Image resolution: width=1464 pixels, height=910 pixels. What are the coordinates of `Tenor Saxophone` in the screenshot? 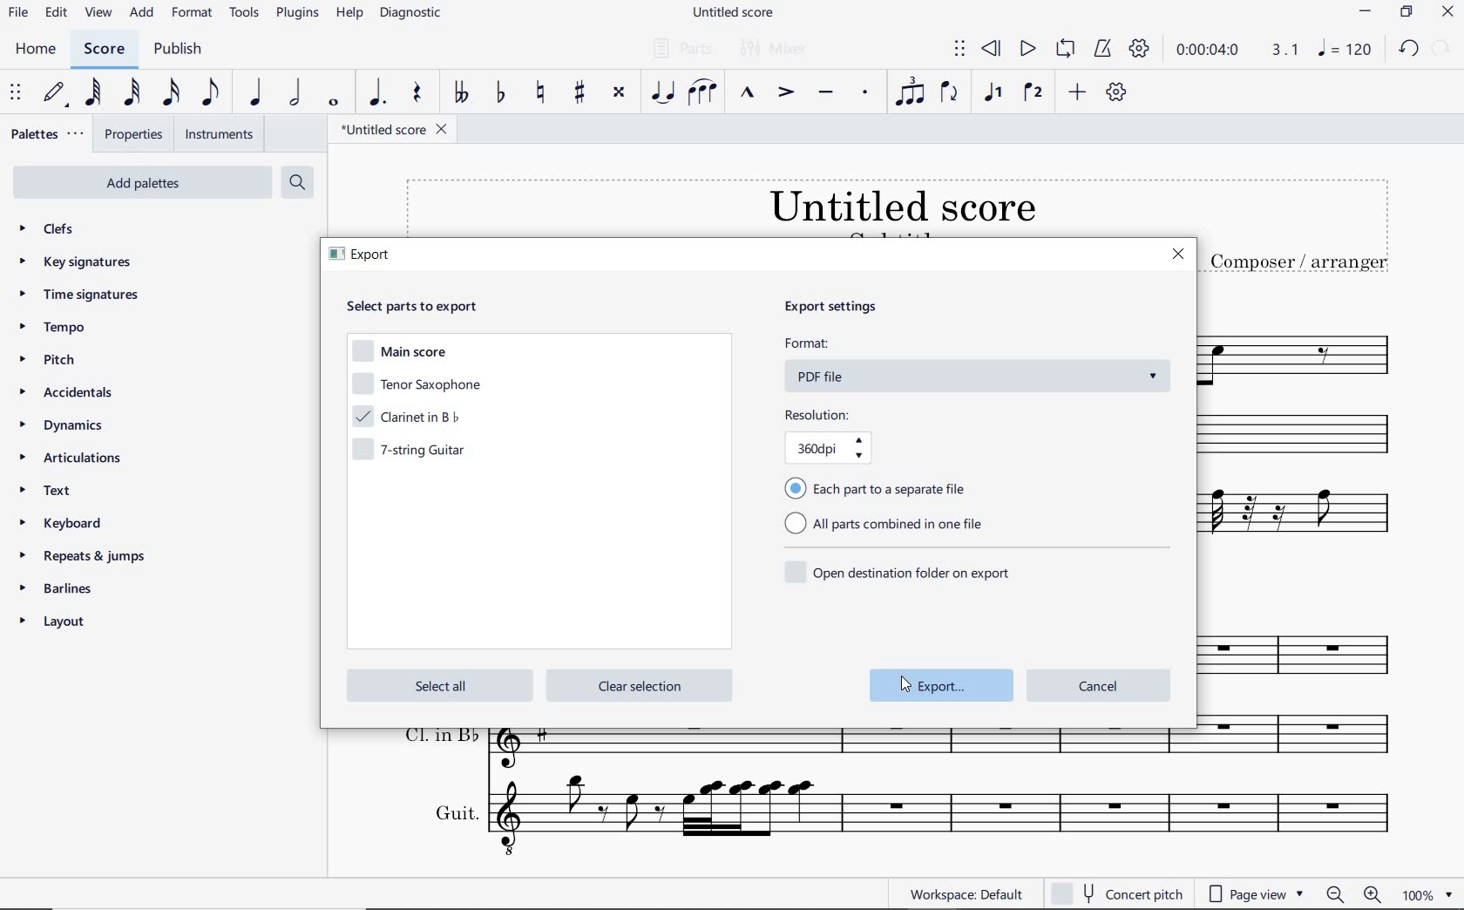 It's located at (1304, 350).